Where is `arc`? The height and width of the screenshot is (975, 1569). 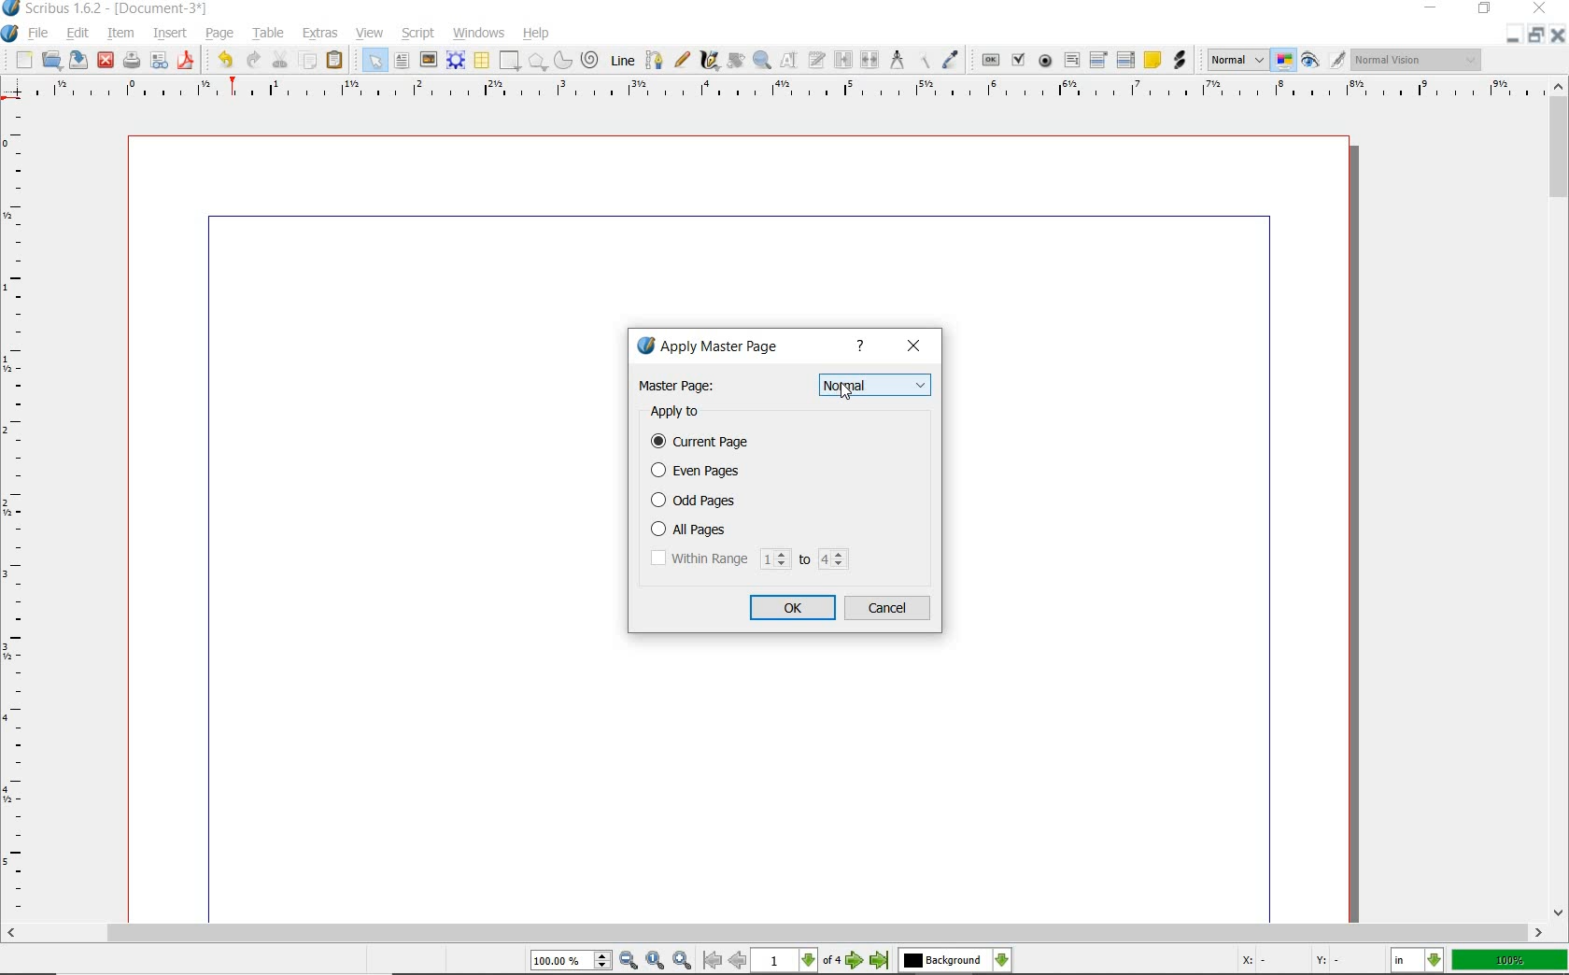
arc is located at coordinates (561, 60).